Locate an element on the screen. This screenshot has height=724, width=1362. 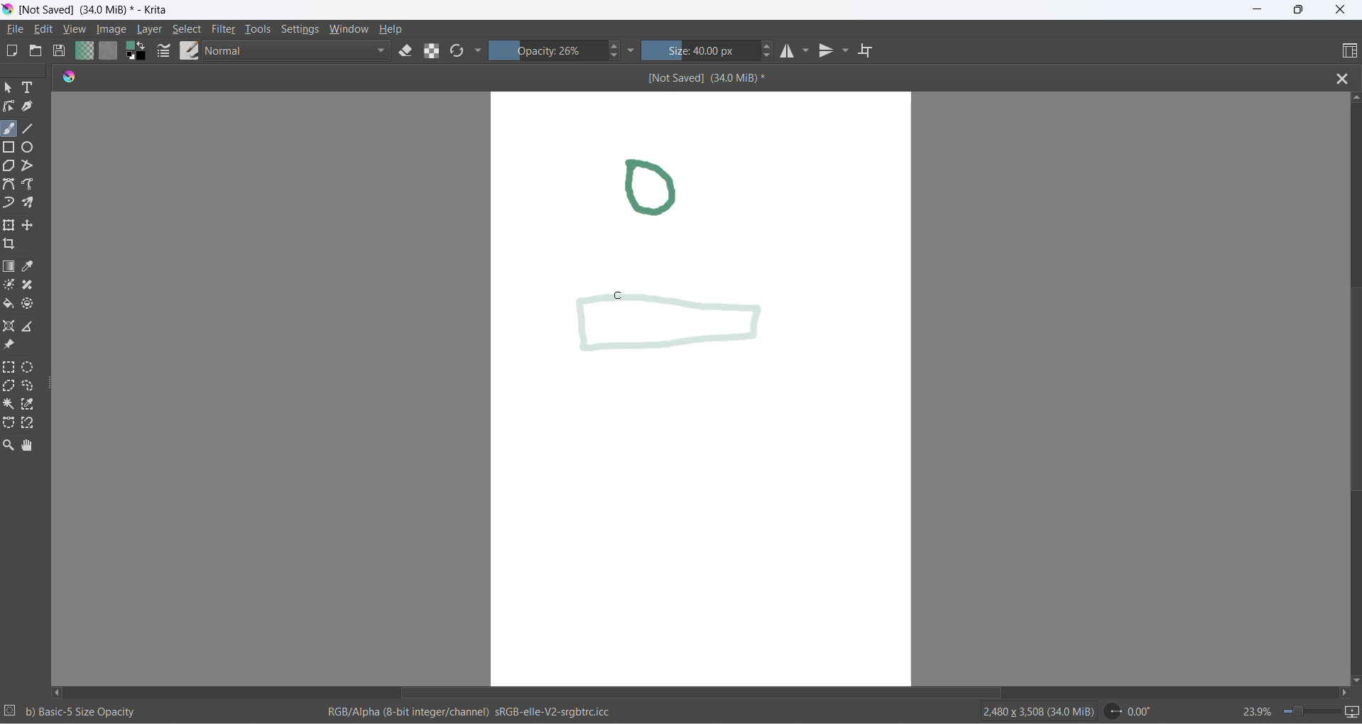
brush settings is located at coordinates (163, 53).